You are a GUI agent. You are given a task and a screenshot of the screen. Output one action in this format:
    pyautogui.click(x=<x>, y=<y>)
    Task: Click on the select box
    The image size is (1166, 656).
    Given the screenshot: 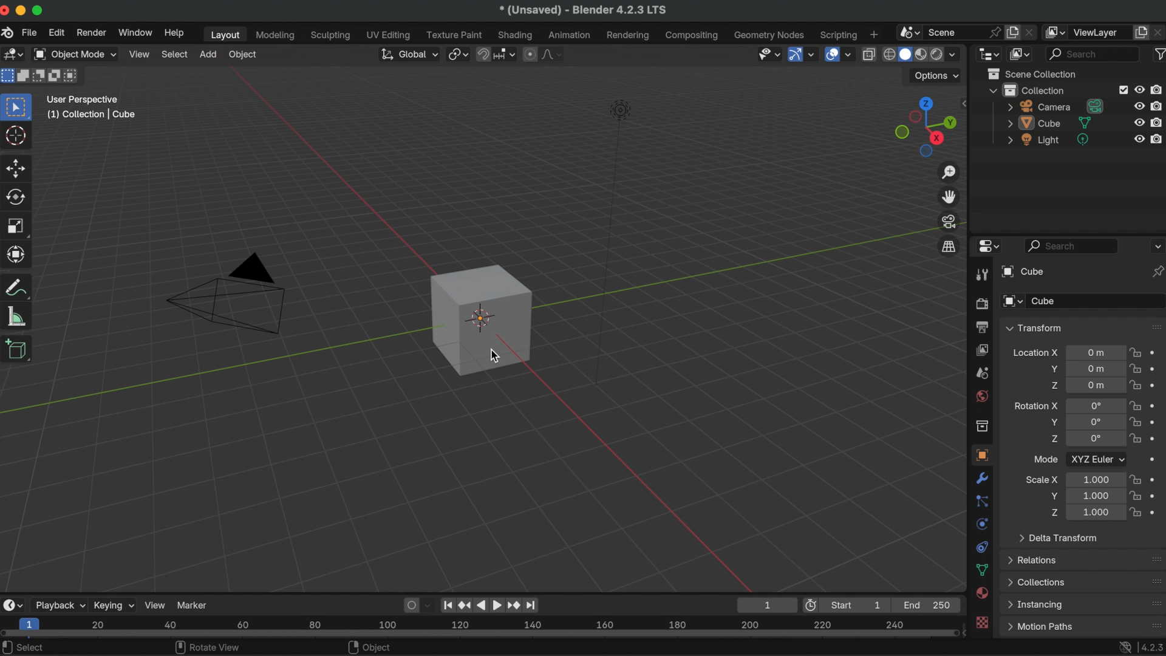 What is the action you would take?
    pyautogui.click(x=18, y=106)
    